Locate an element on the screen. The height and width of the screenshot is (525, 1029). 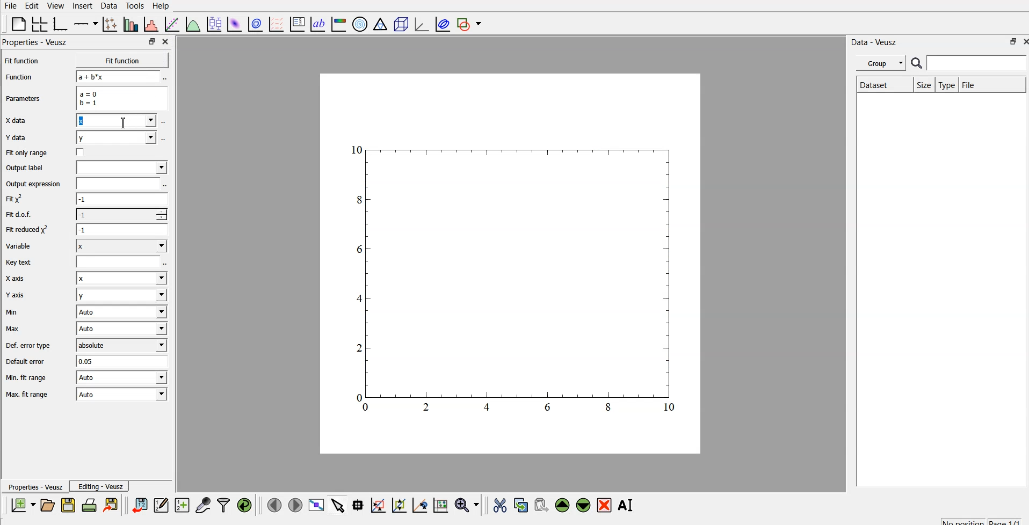
new document is located at coordinates (18, 506).